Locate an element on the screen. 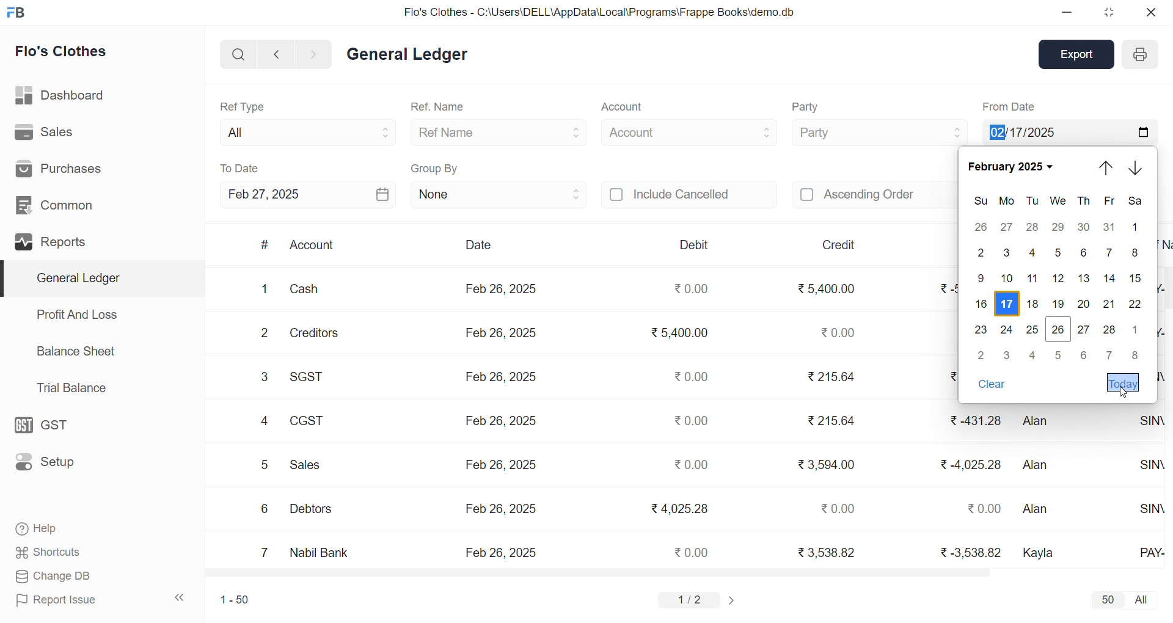 This screenshot has width=1173, height=623. 28 is located at coordinates (1110, 330).